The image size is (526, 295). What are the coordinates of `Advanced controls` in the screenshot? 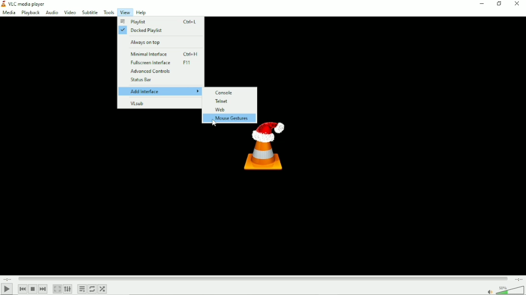 It's located at (160, 72).